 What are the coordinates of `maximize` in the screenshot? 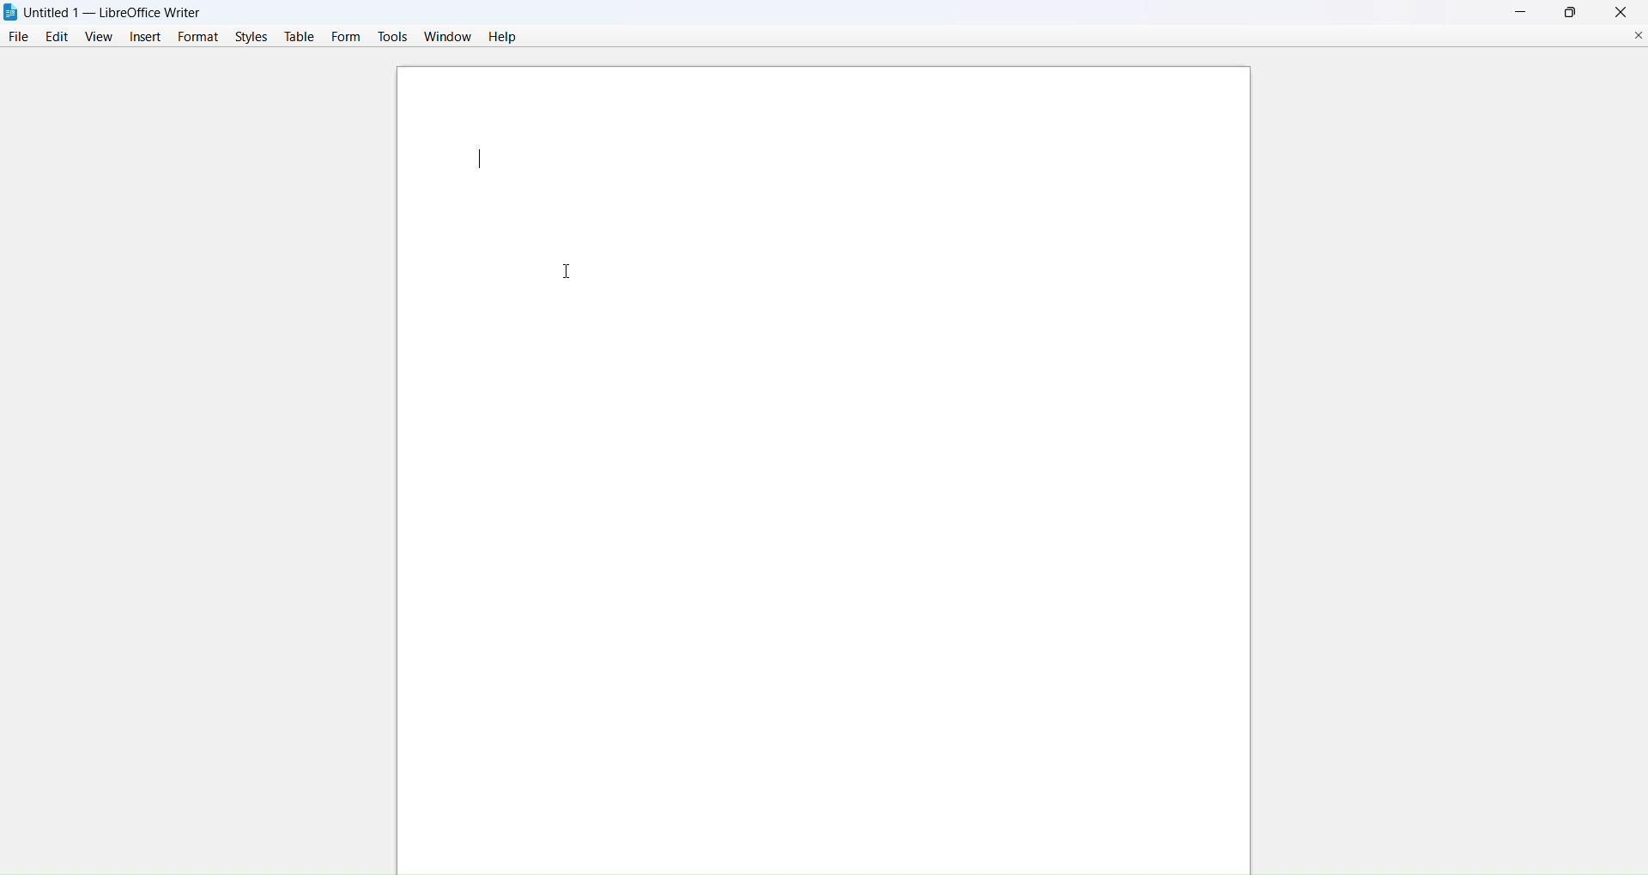 It's located at (1574, 10).